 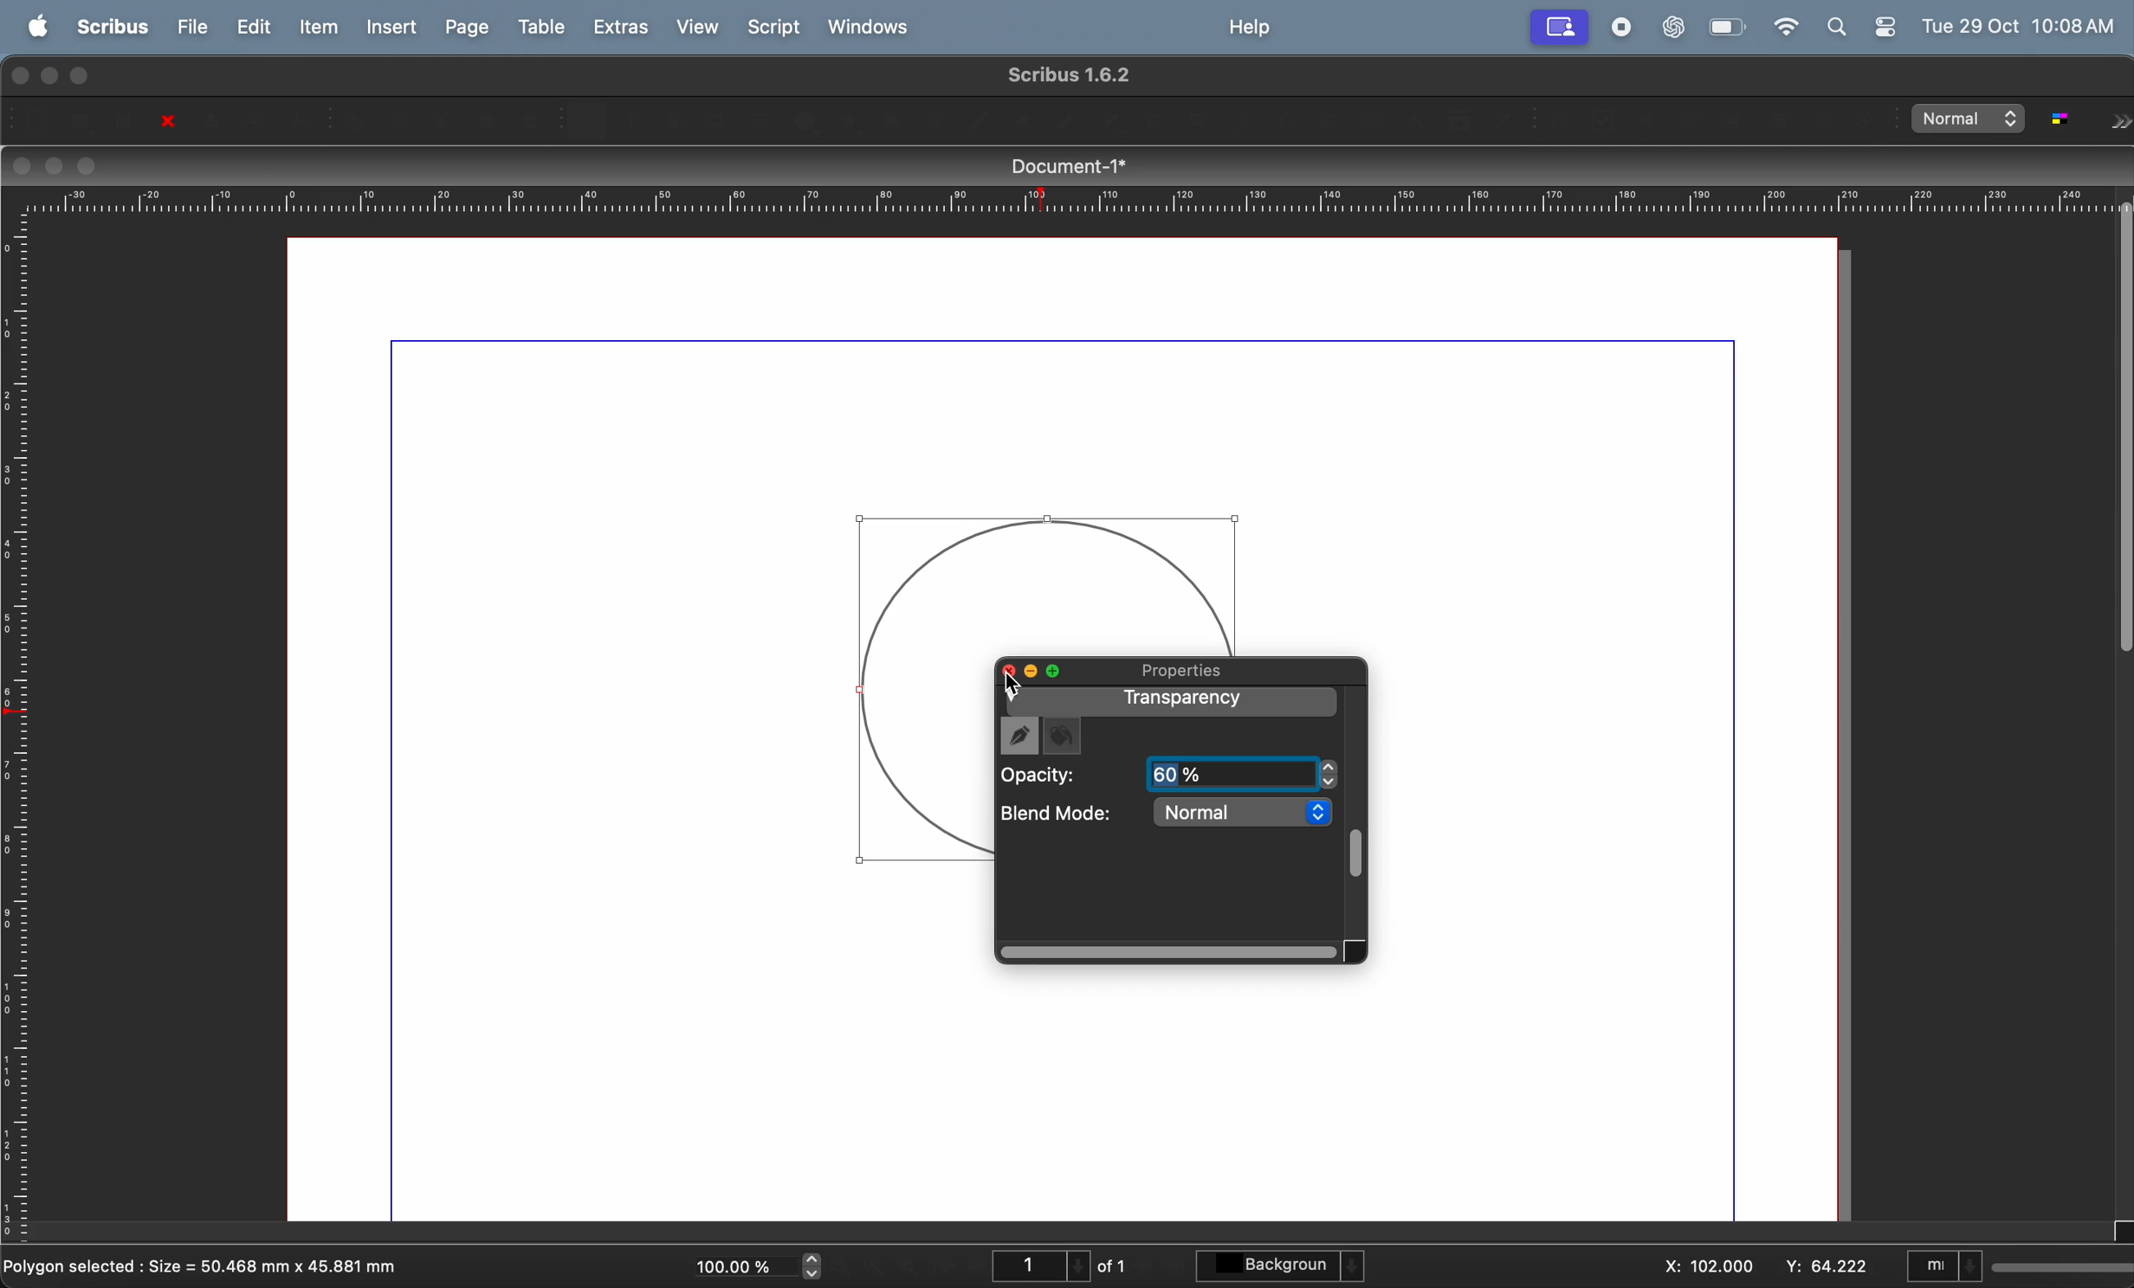 What do you see at coordinates (1782, 26) in the screenshot?
I see `wifi` at bounding box center [1782, 26].